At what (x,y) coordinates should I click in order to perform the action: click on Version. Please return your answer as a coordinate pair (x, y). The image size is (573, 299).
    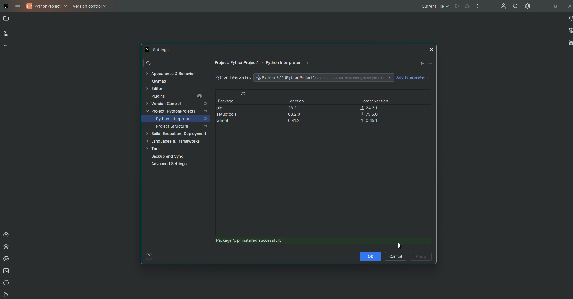
    Looking at the image, I should click on (298, 101).